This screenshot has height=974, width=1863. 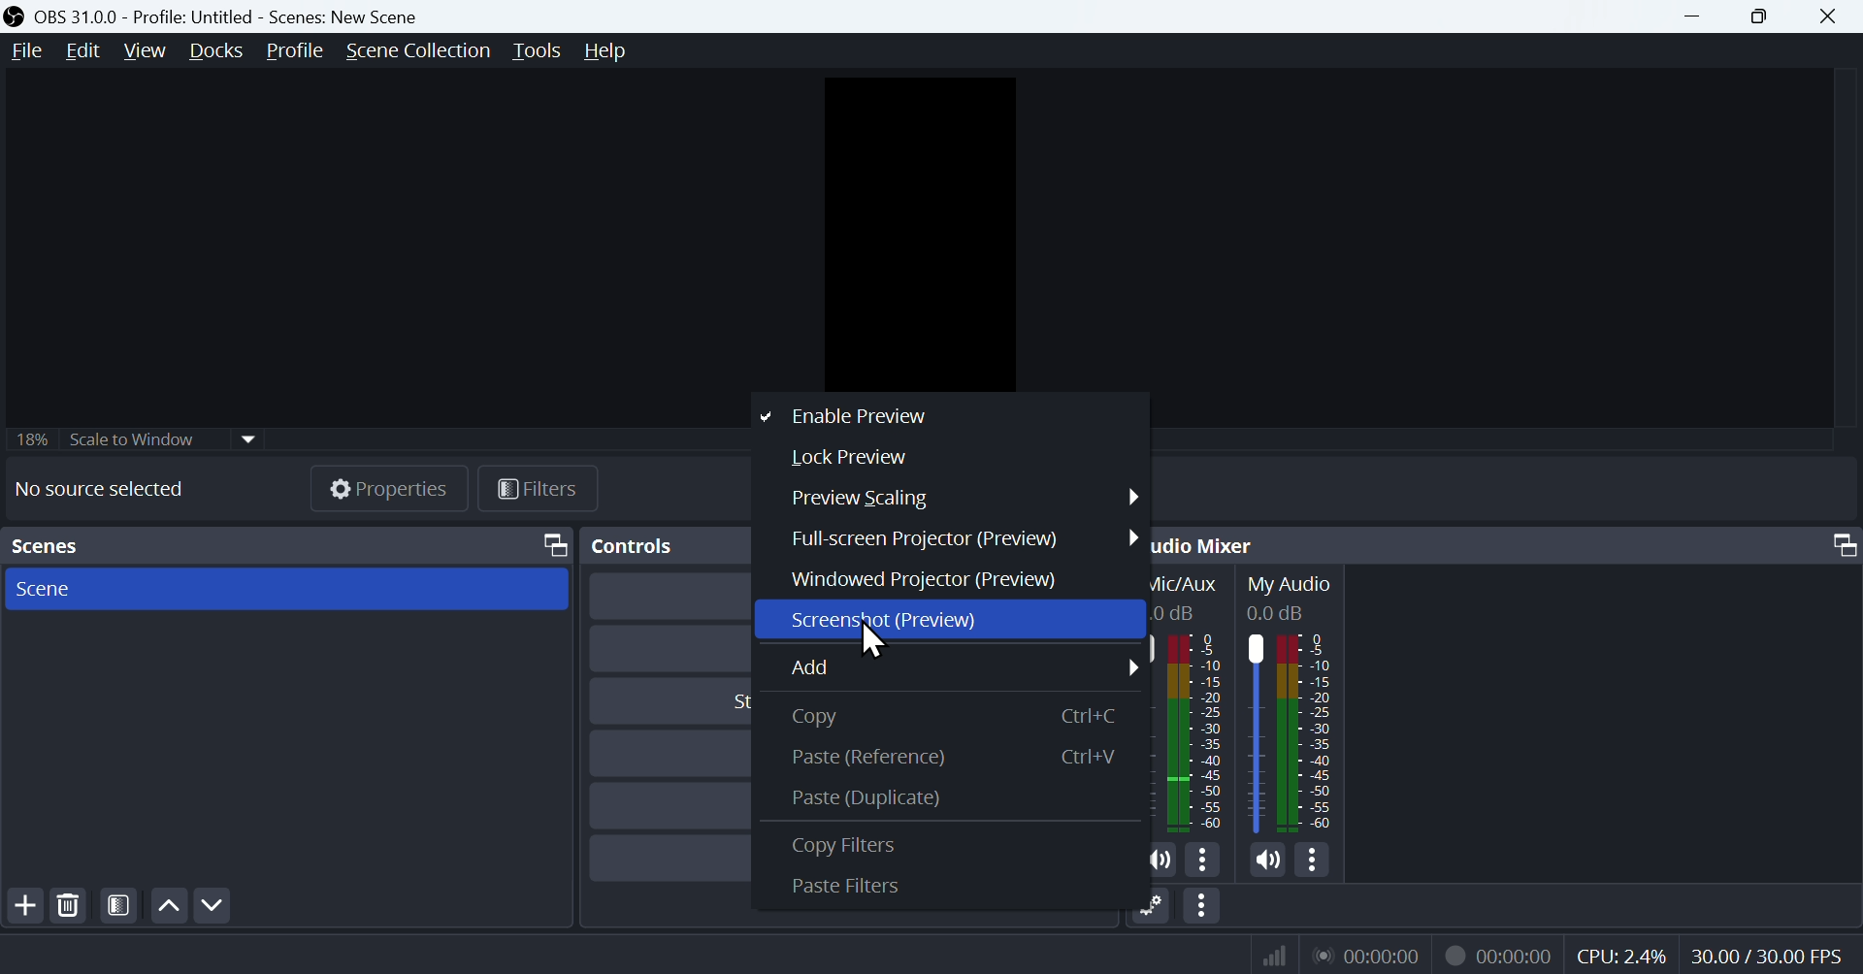 What do you see at coordinates (946, 582) in the screenshot?
I see `Windowed projector` at bounding box center [946, 582].